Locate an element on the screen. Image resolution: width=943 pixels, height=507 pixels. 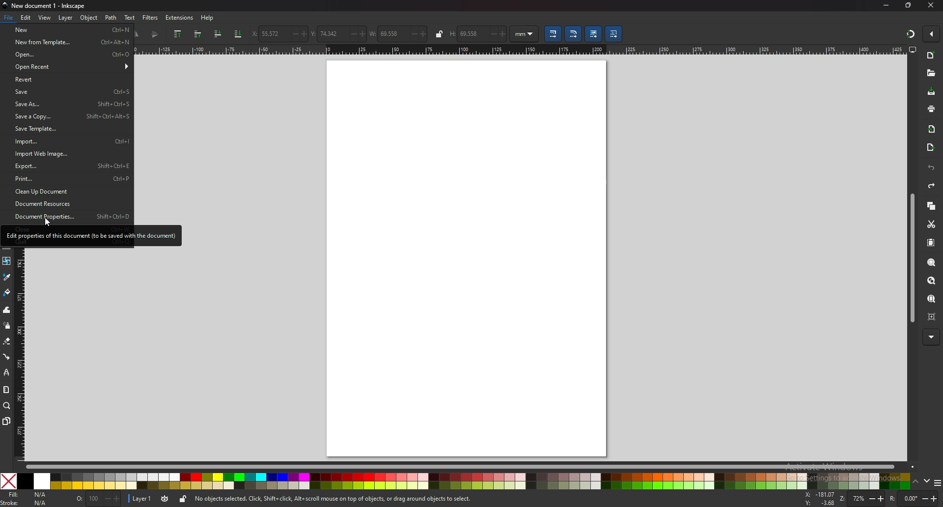
+ is located at coordinates (424, 35).